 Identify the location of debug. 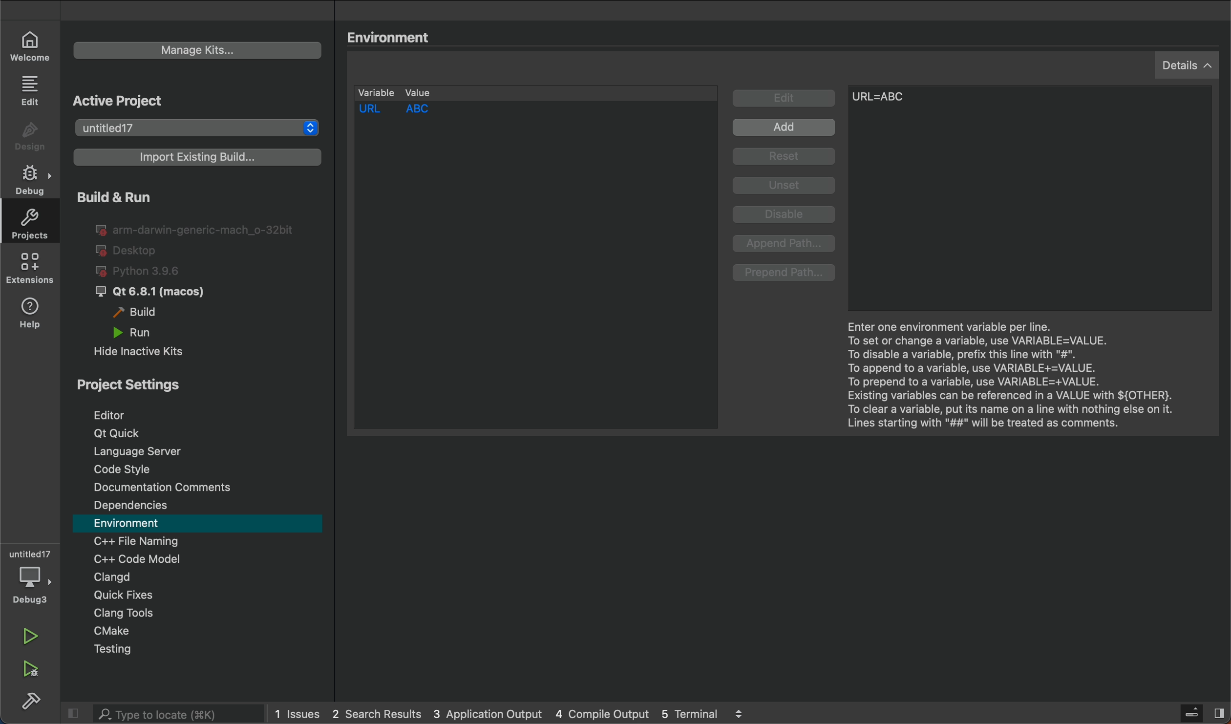
(33, 576).